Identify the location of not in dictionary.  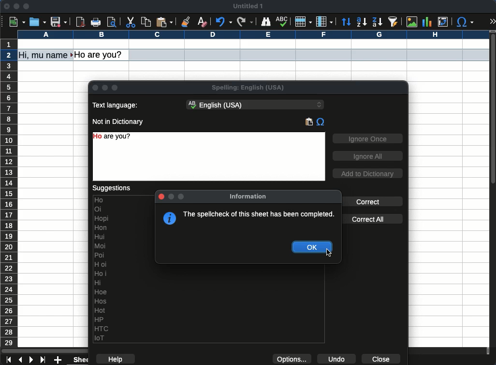
(118, 122).